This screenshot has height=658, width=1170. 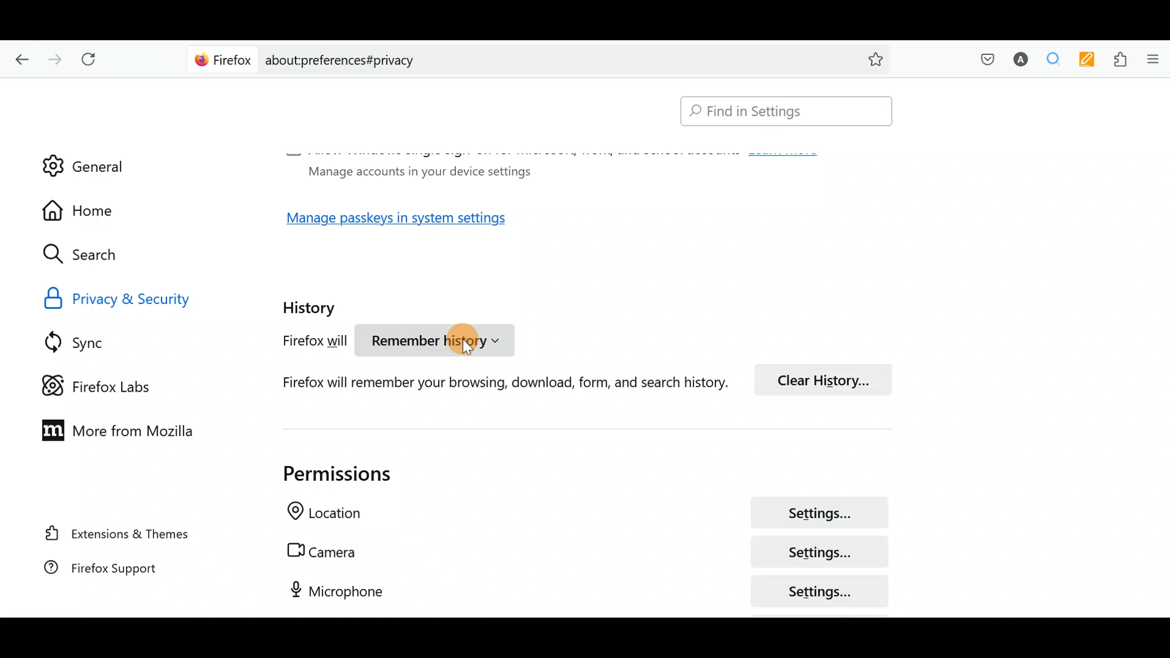 What do you see at coordinates (439, 342) in the screenshot?
I see `Remember history` at bounding box center [439, 342].